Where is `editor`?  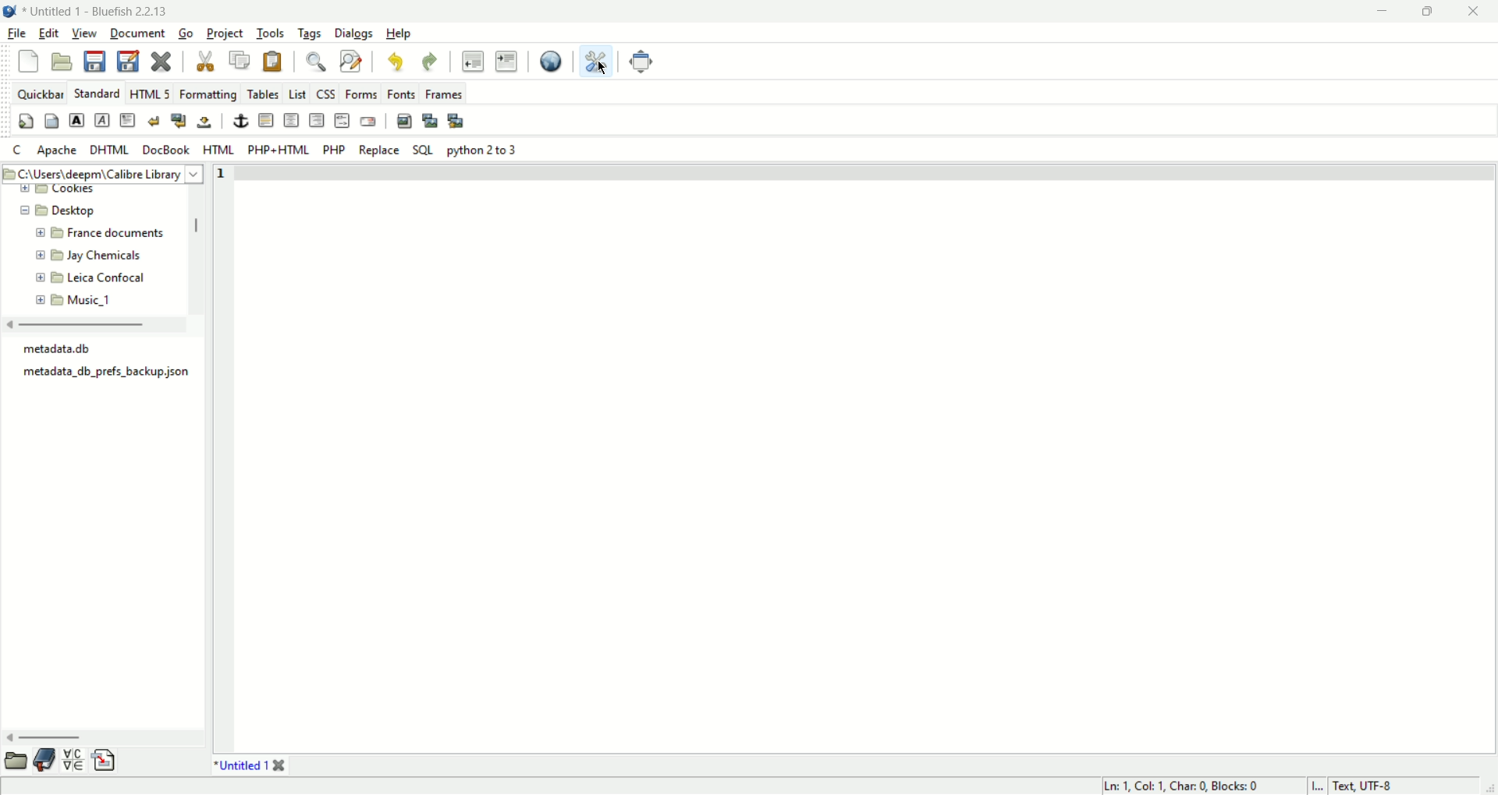 editor is located at coordinates (865, 465).